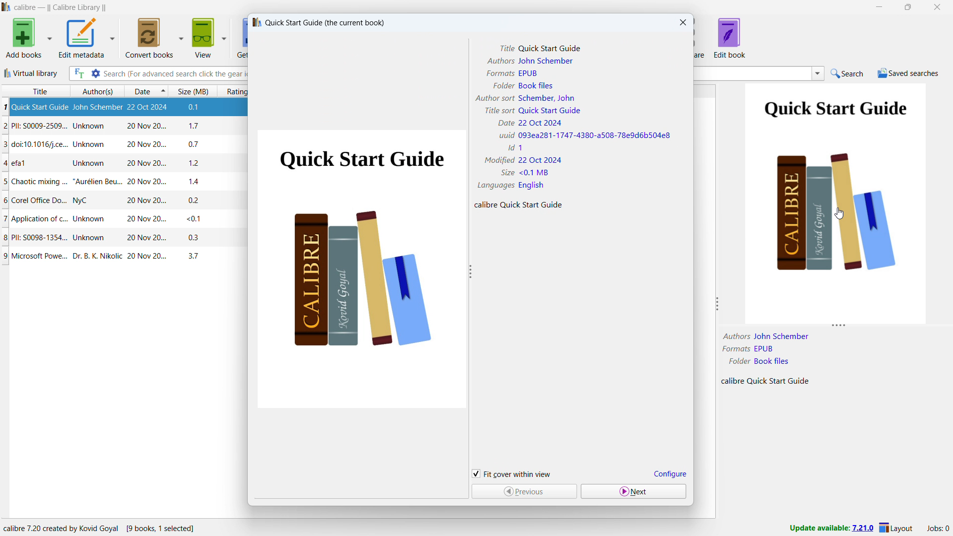  What do you see at coordinates (772, 361) in the screenshot?
I see `Book File` at bounding box center [772, 361].